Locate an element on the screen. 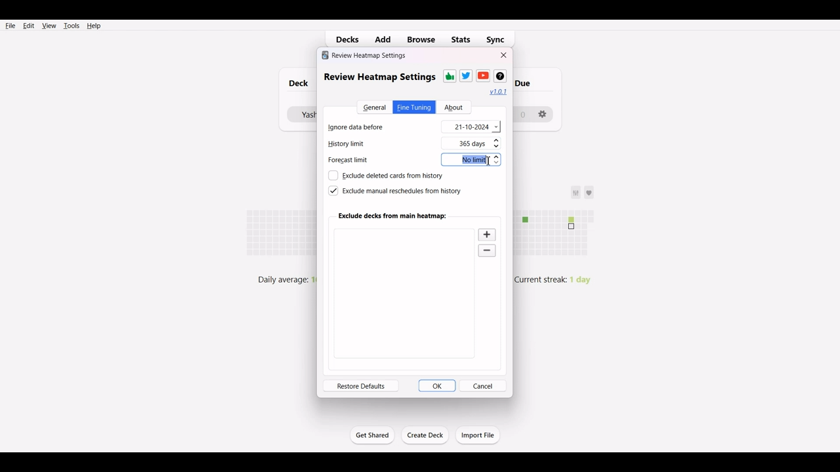 The height and width of the screenshot is (472, 840). Help is located at coordinates (93, 26).